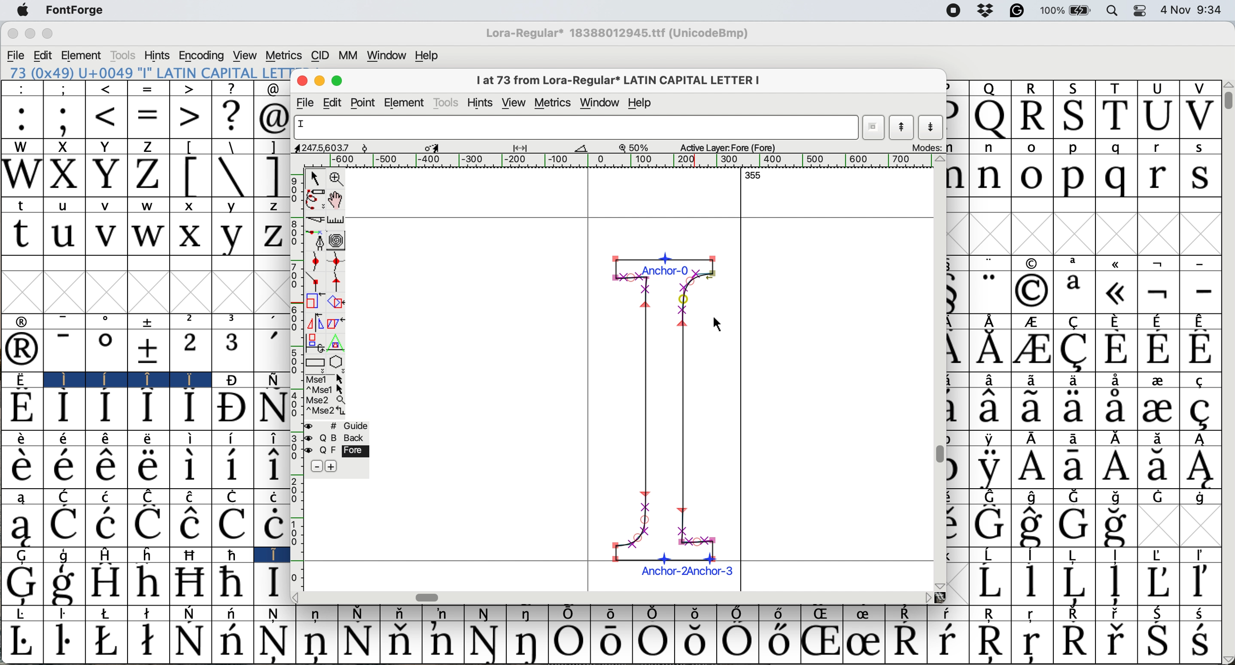 The height and width of the screenshot is (665, 1235). What do you see at coordinates (1075, 525) in the screenshot?
I see `Symbol` at bounding box center [1075, 525].